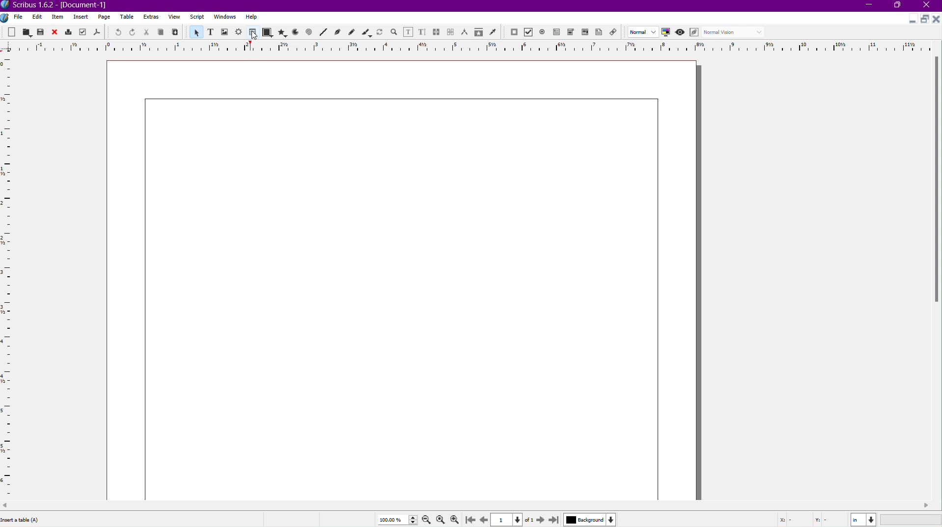  What do you see at coordinates (493, 32) in the screenshot?
I see `Eye Dropper` at bounding box center [493, 32].